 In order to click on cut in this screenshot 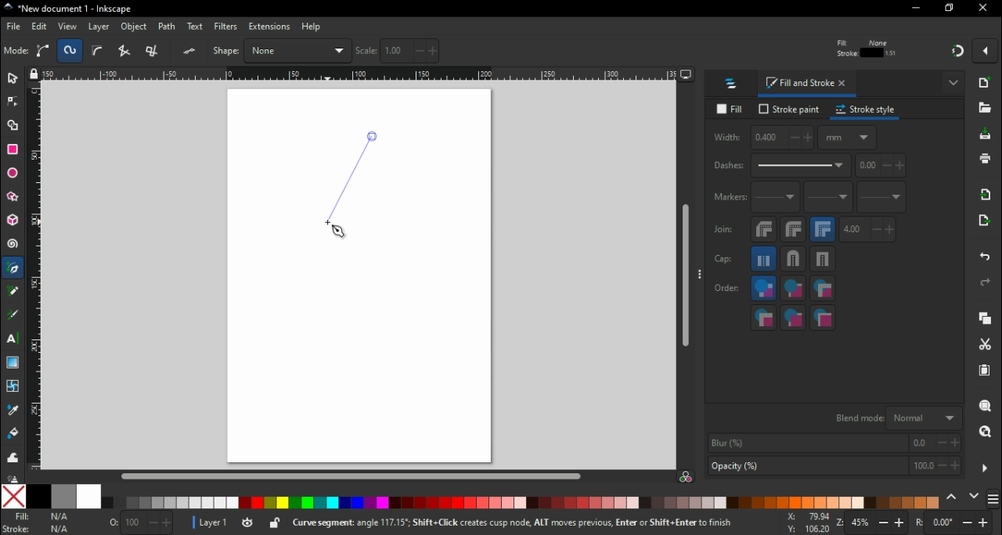, I will do `click(986, 346)`.